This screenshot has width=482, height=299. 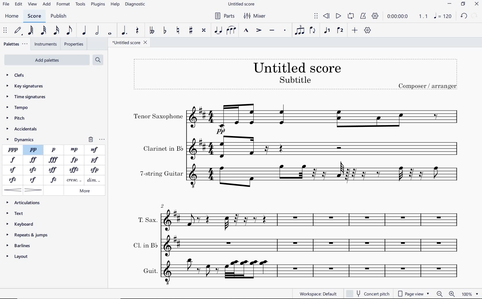 I want to click on P (PIANO), so click(x=54, y=150).